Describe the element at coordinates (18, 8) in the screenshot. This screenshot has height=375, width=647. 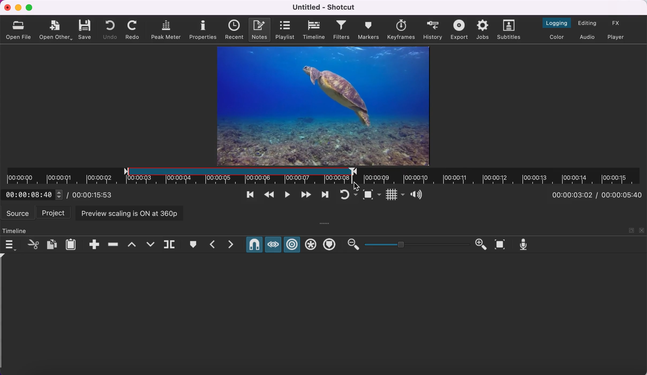
I see `minimize` at that location.